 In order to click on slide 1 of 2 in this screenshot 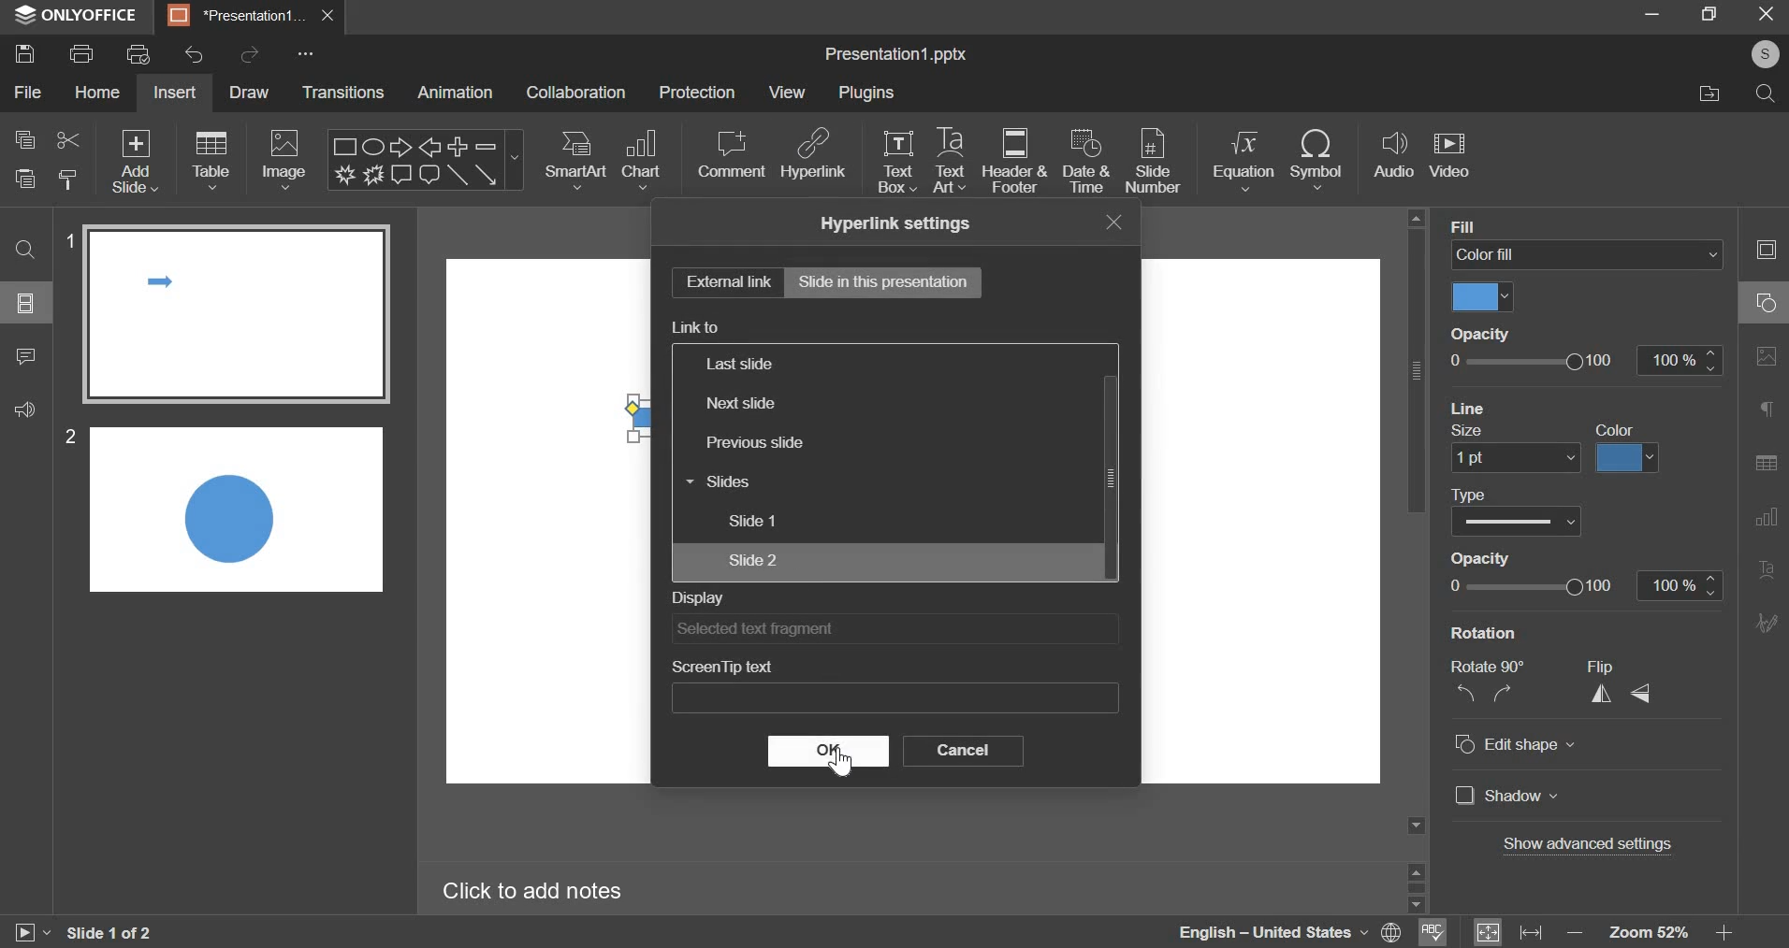, I will do `click(116, 929)`.